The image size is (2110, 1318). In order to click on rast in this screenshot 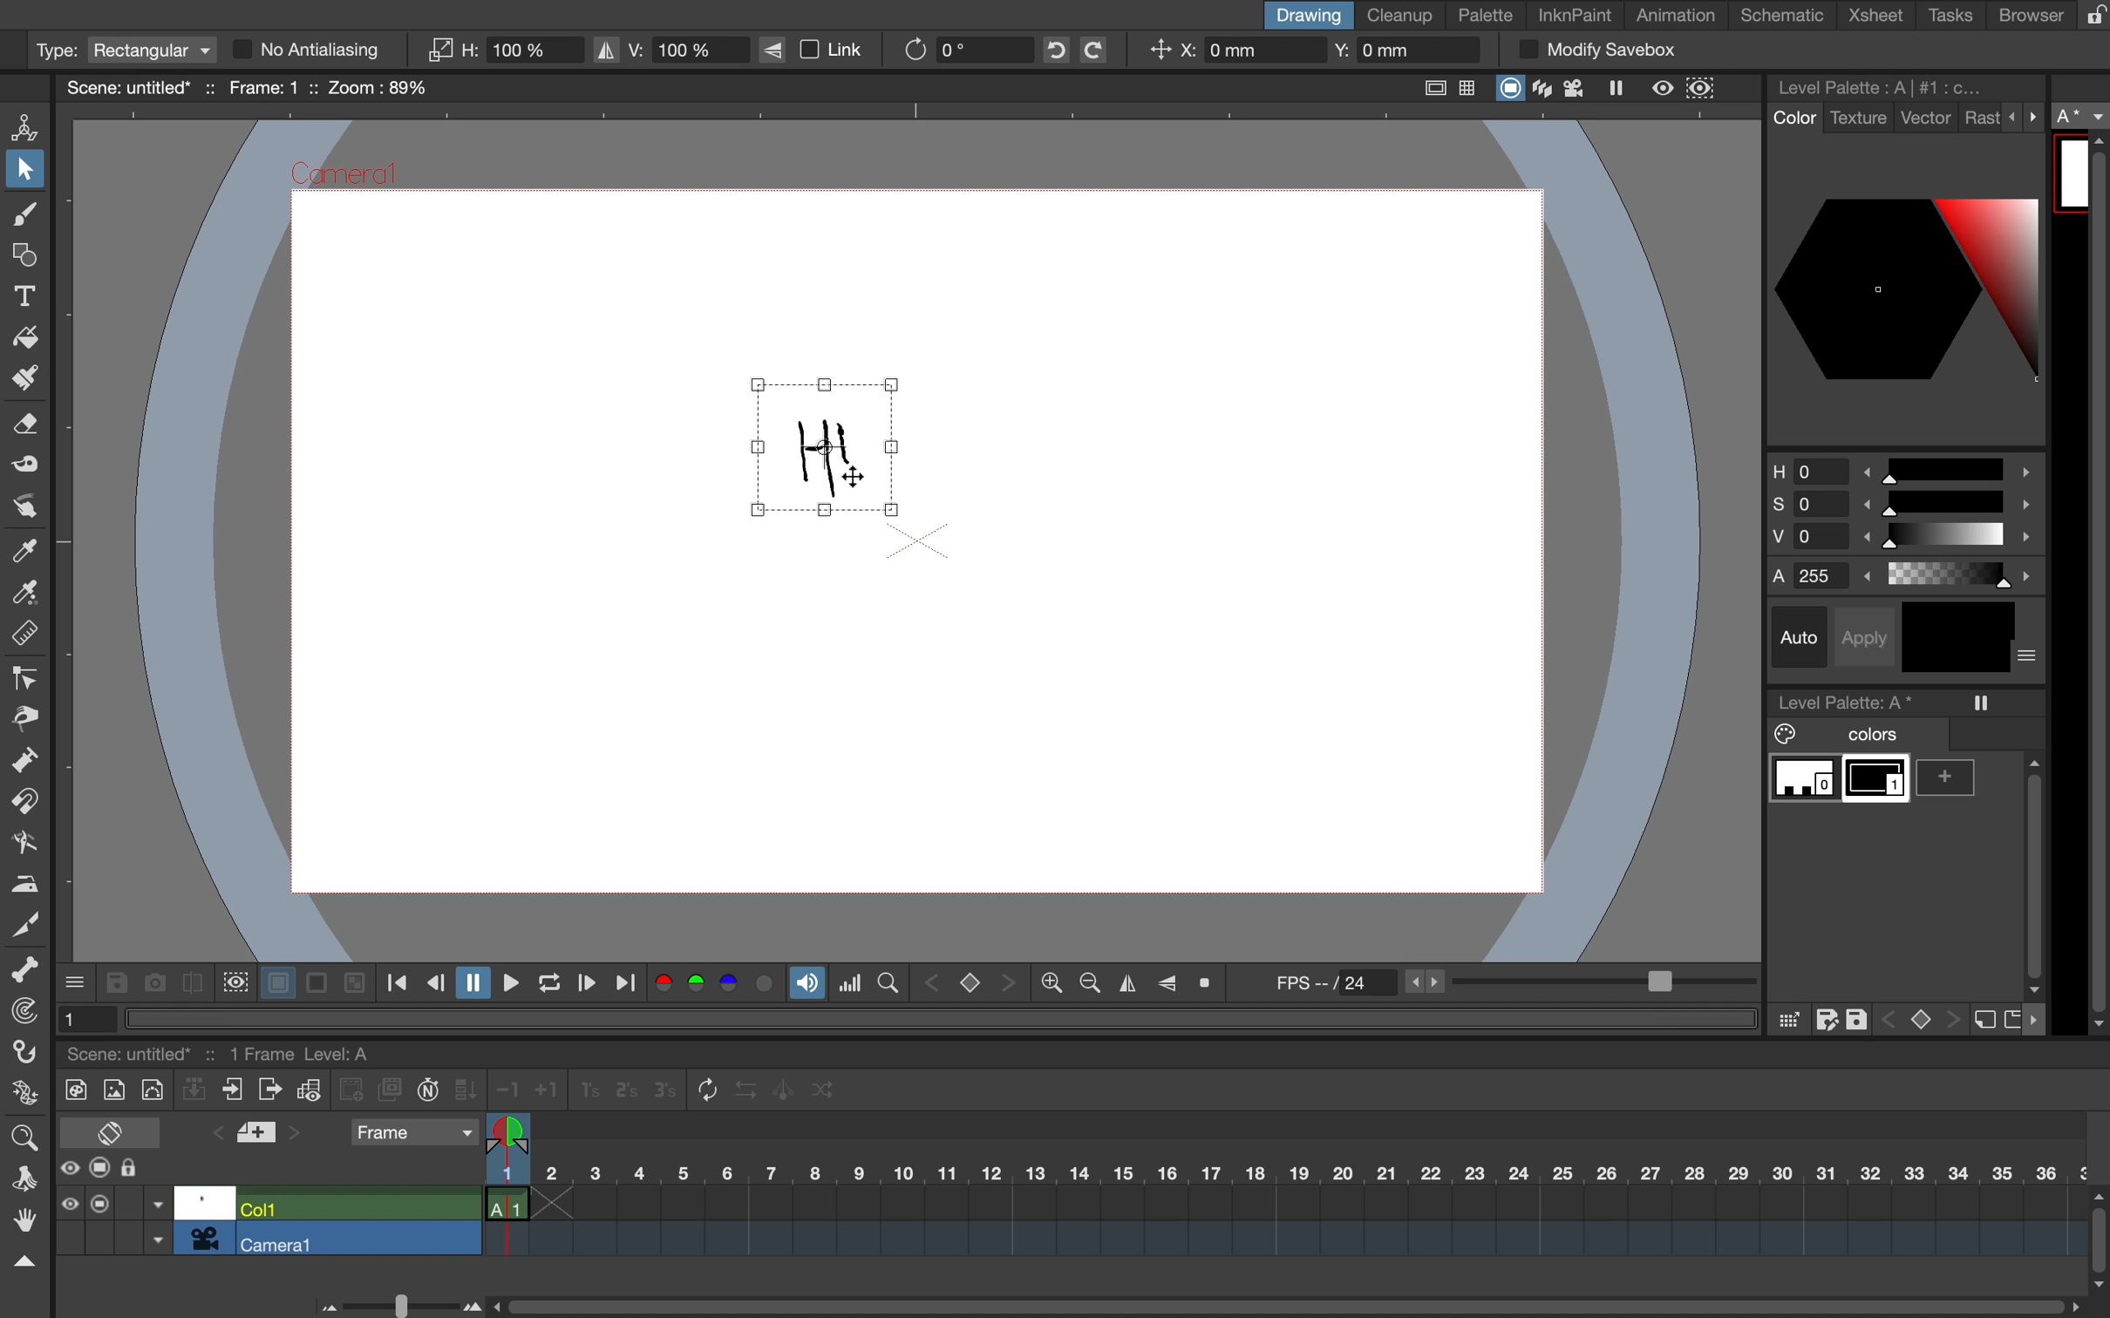, I will do `click(1981, 119)`.